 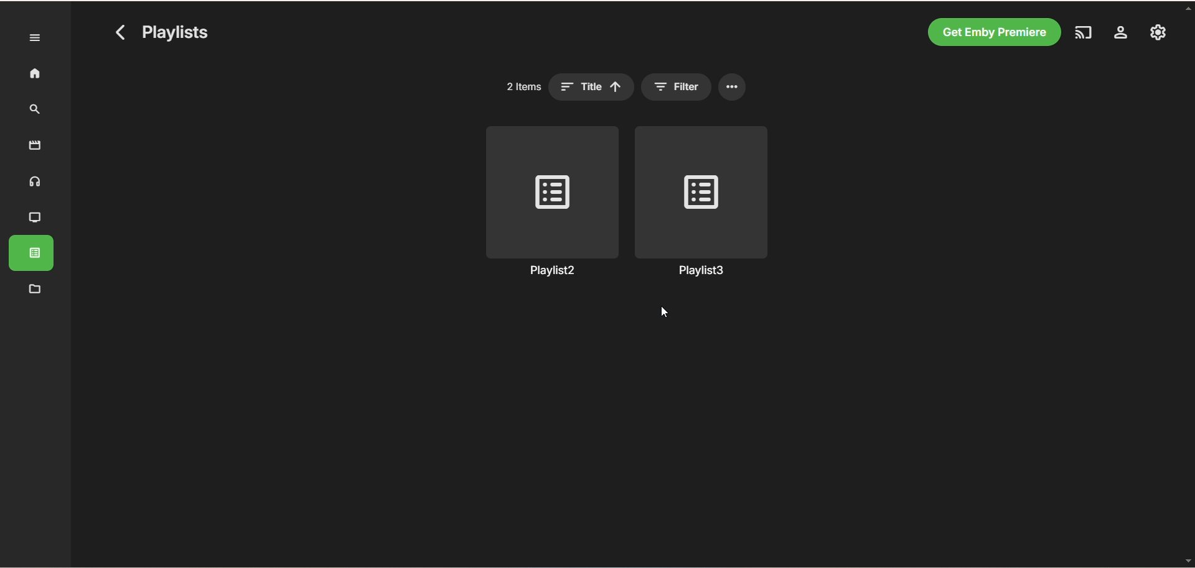 I want to click on play on another device, so click(x=1082, y=34).